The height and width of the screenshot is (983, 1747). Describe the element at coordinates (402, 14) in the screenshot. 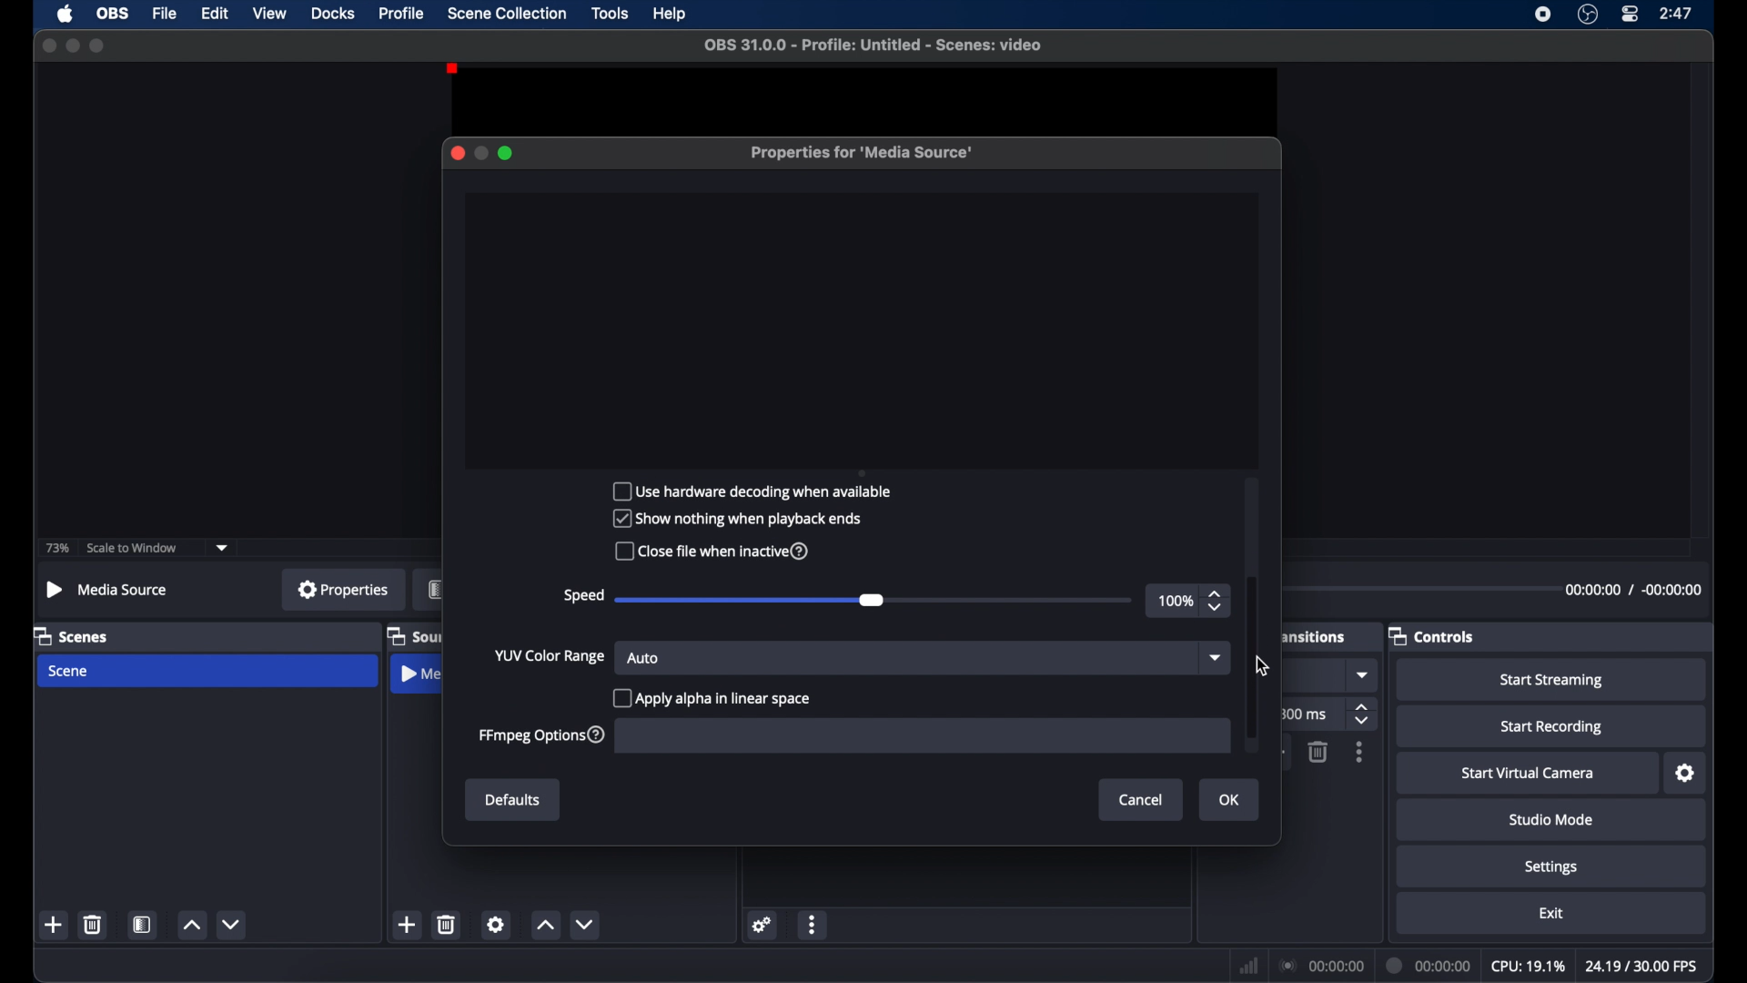

I see `profile` at that location.